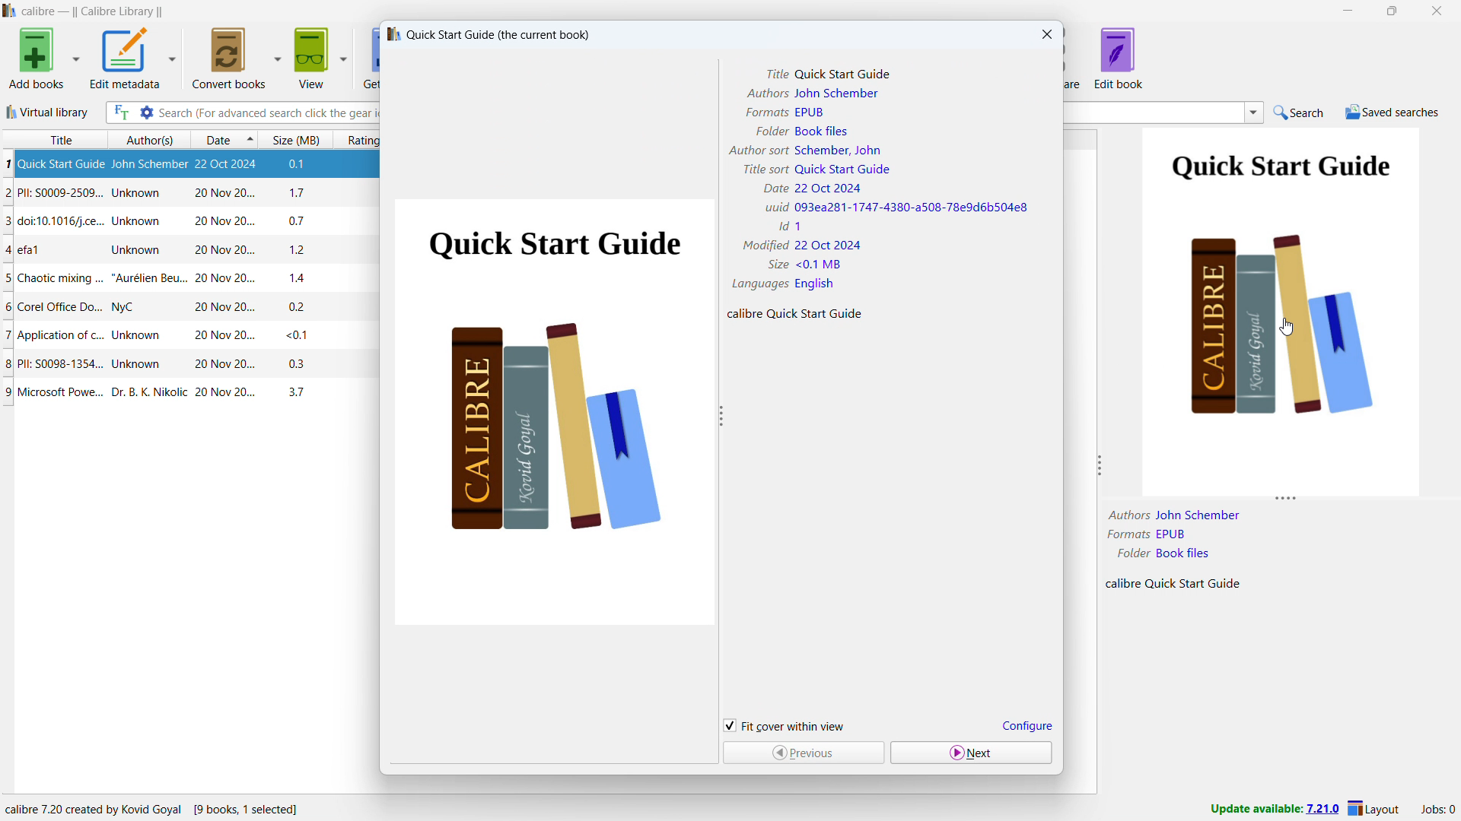  Describe the element at coordinates (768, 246) in the screenshot. I see `Modified` at that location.